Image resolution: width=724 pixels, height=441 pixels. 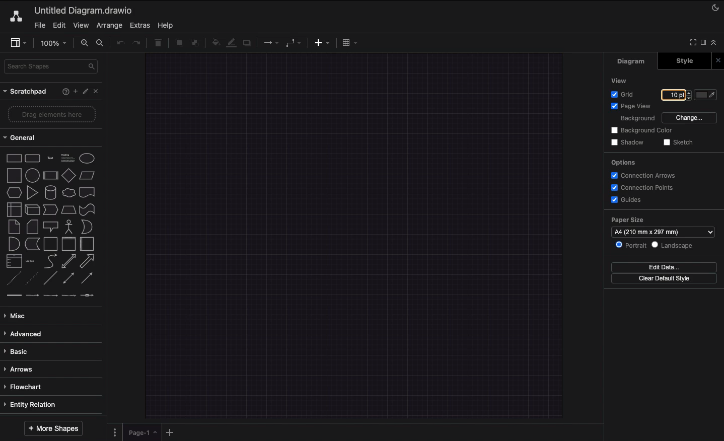 What do you see at coordinates (627, 142) in the screenshot?
I see `Shadow` at bounding box center [627, 142].